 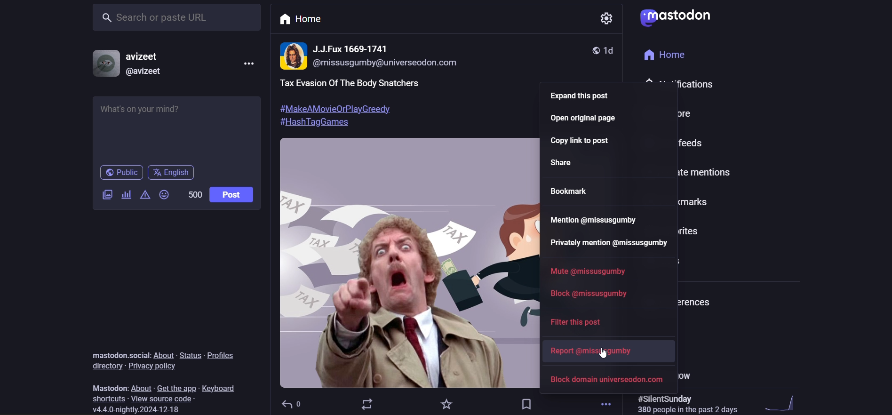 I want to click on post here, so click(x=175, y=125).